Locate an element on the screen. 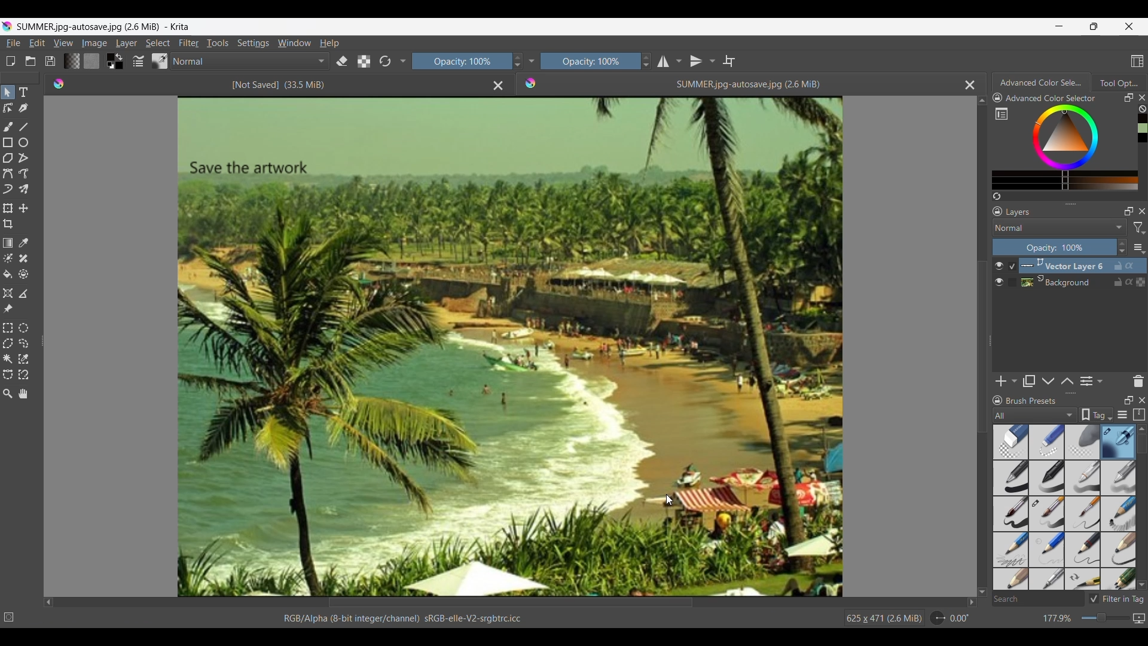 The image size is (1148, 646). Layer is located at coordinates (126, 42).